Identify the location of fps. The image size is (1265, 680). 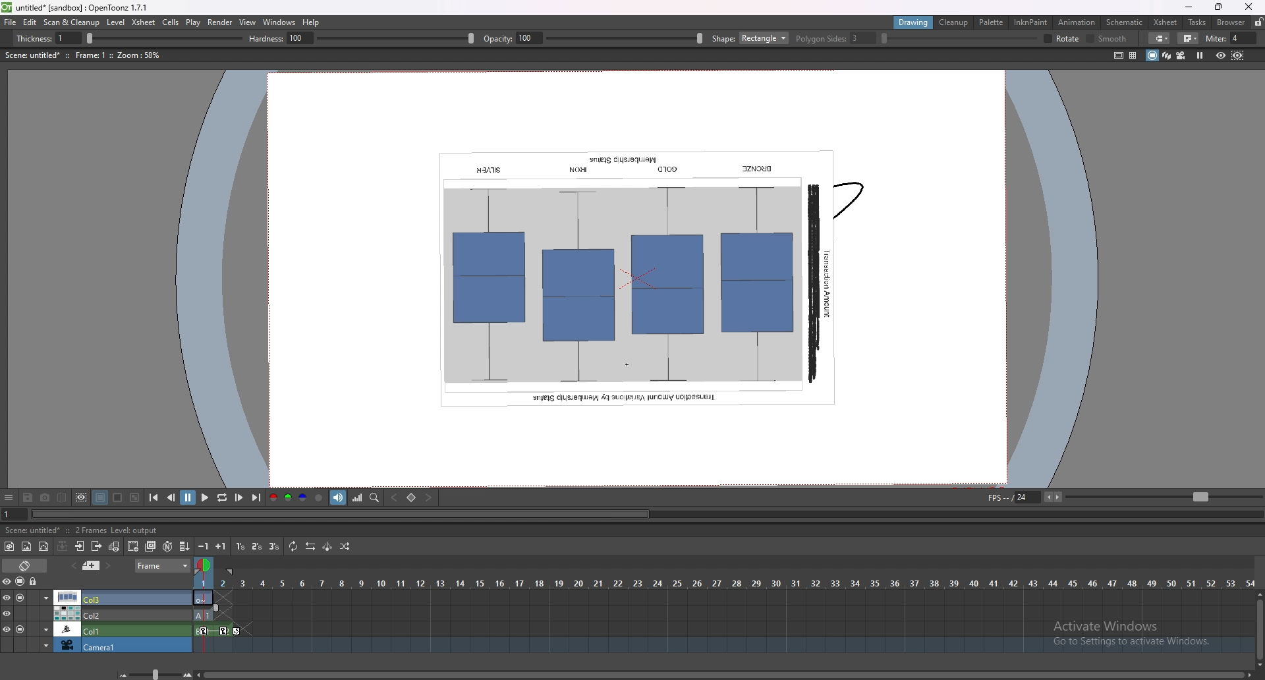
(1123, 496).